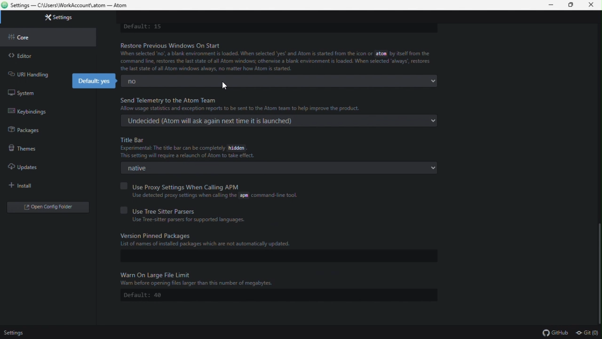 This screenshot has height=339, width=602. I want to click on core , so click(42, 38).